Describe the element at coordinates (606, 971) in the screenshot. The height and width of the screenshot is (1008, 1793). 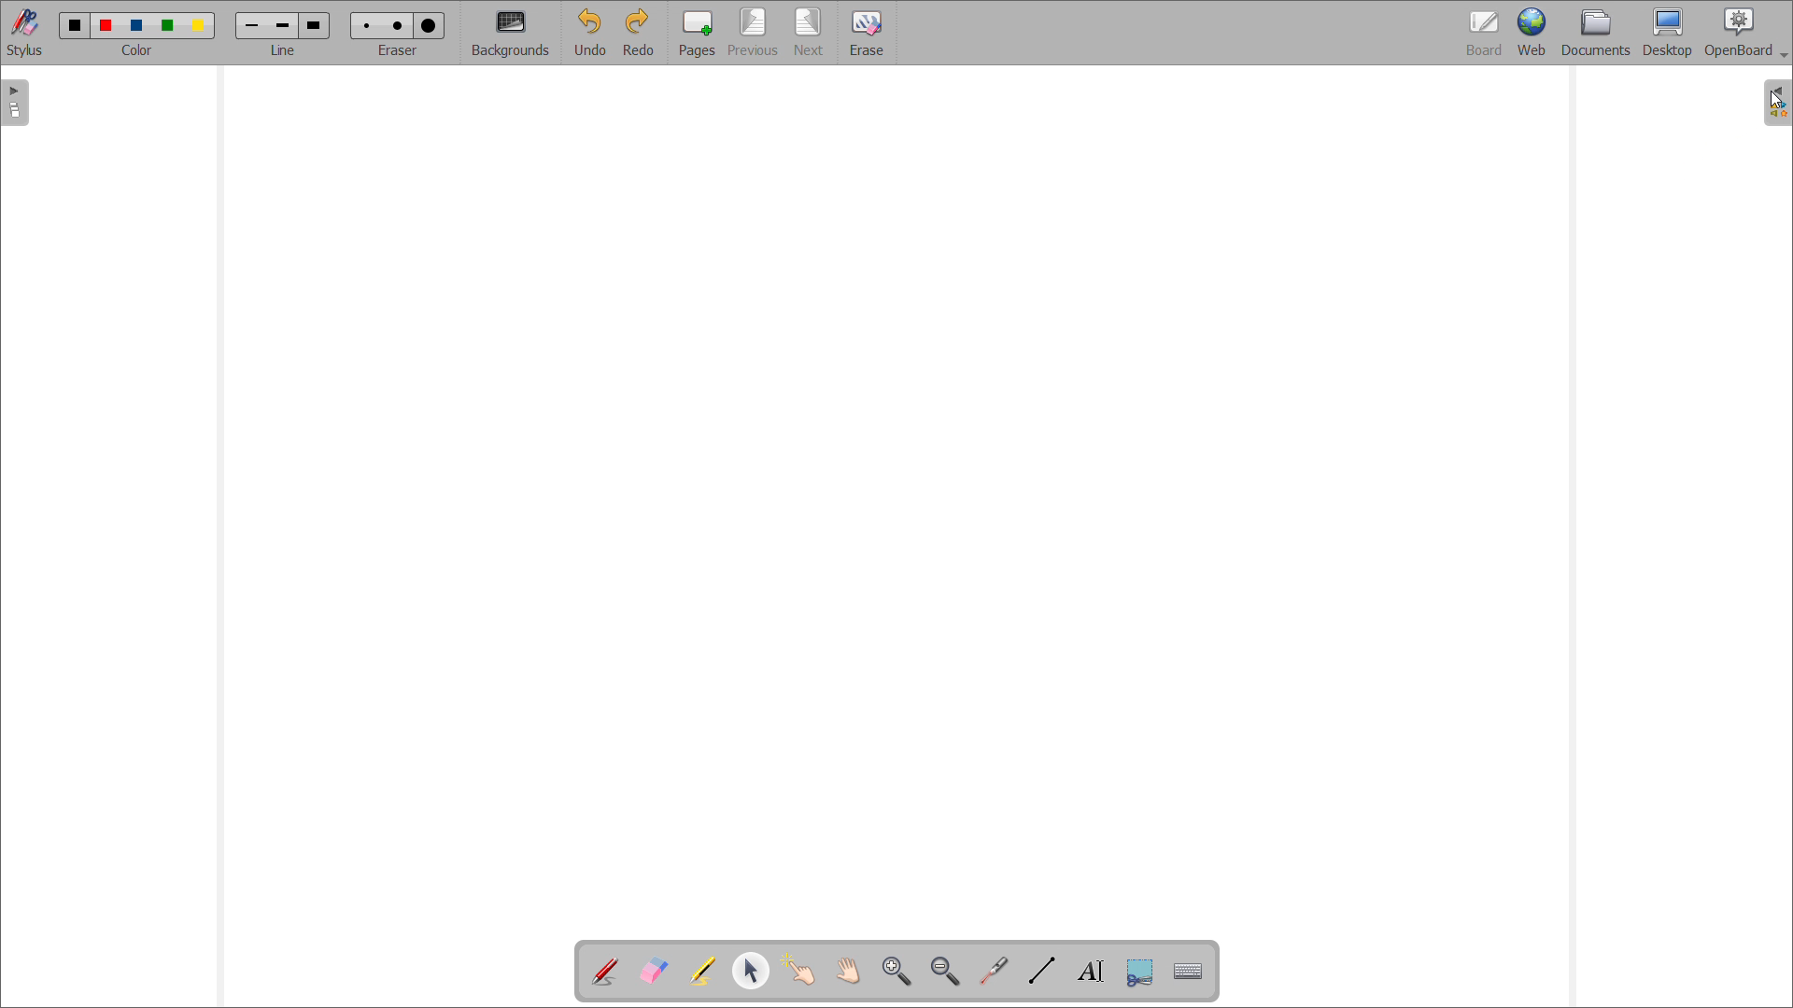
I see `add annotation` at that location.